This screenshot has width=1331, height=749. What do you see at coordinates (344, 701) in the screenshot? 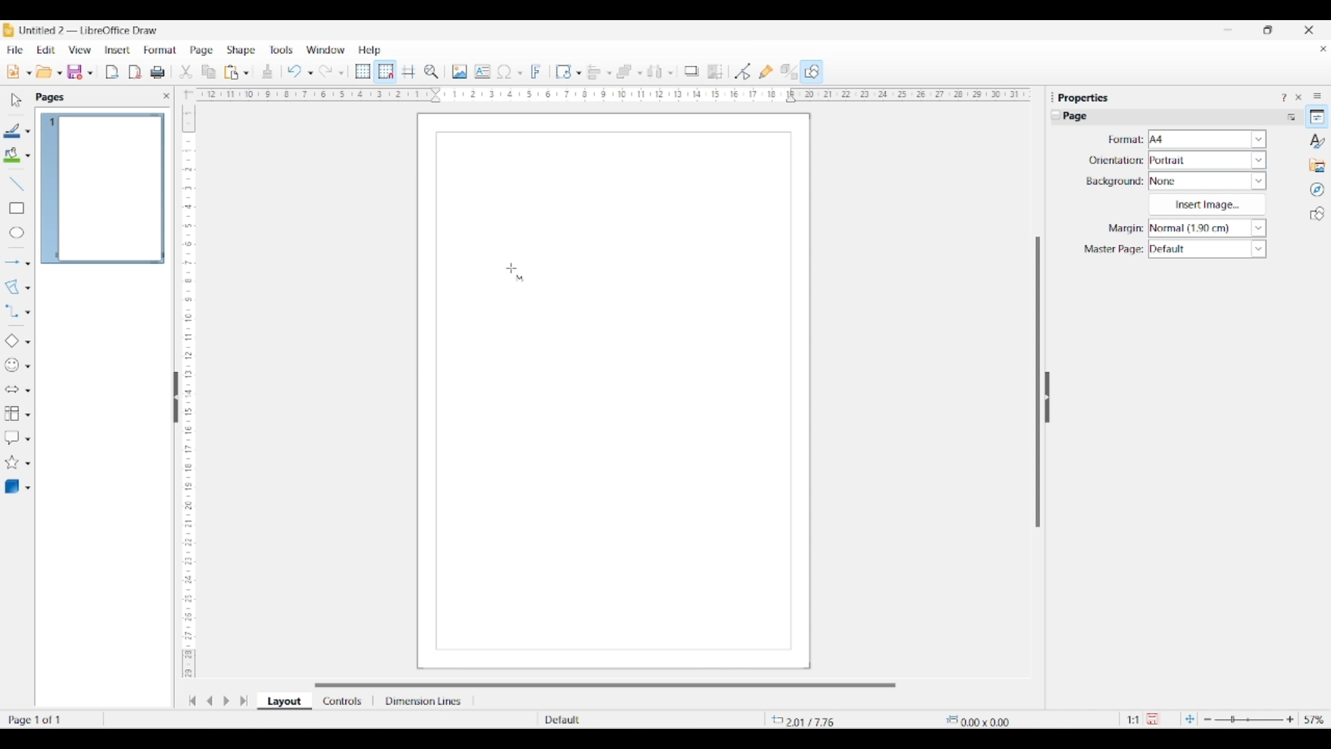
I see `Controls` at bounding box center [344, 701].